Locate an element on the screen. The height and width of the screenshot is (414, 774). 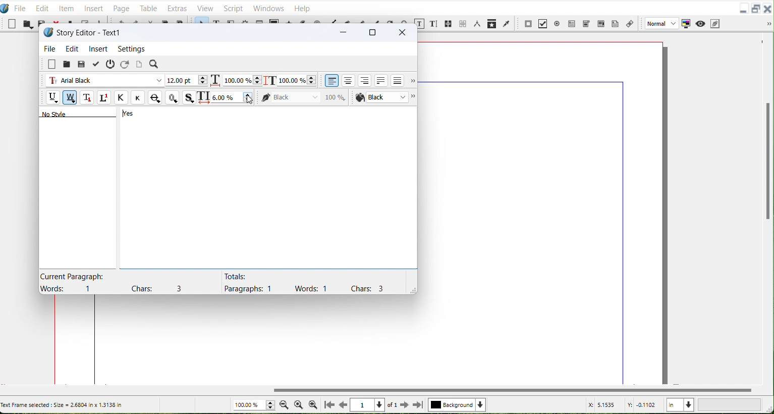
Drop down box is located at coordinates (769, 24).